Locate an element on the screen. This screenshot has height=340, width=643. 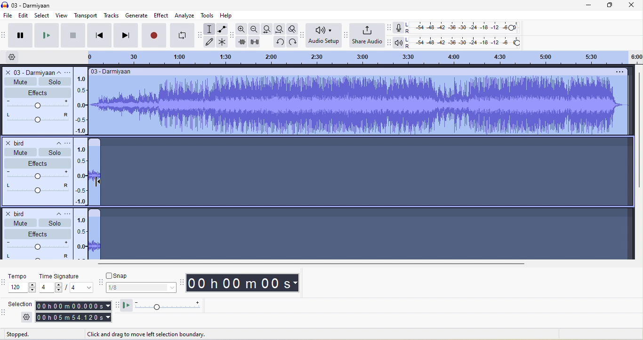
value is located at coordinates (51, 288).